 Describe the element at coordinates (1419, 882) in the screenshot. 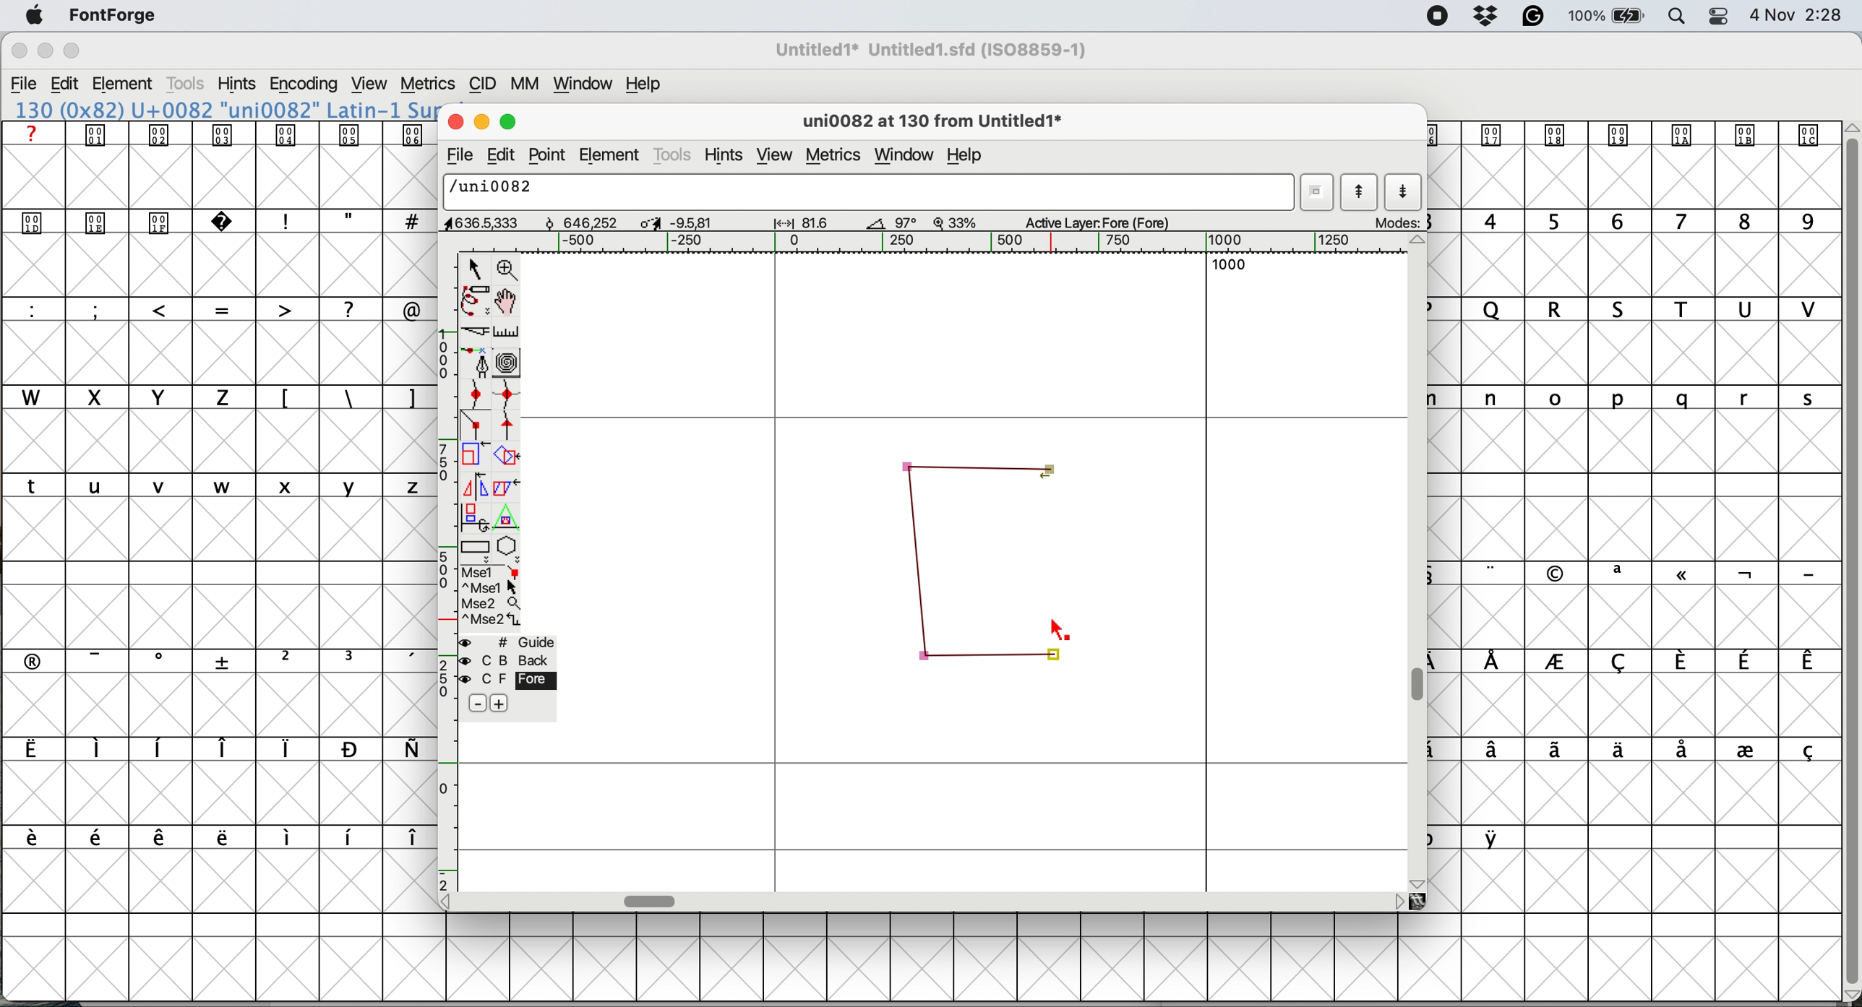

I see `scroll button` at that location.